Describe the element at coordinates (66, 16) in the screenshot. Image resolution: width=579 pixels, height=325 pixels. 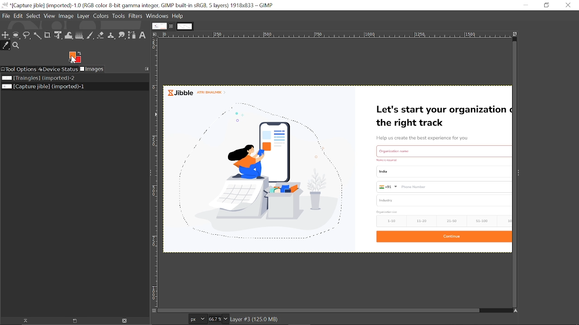
I see `Image` at that location.